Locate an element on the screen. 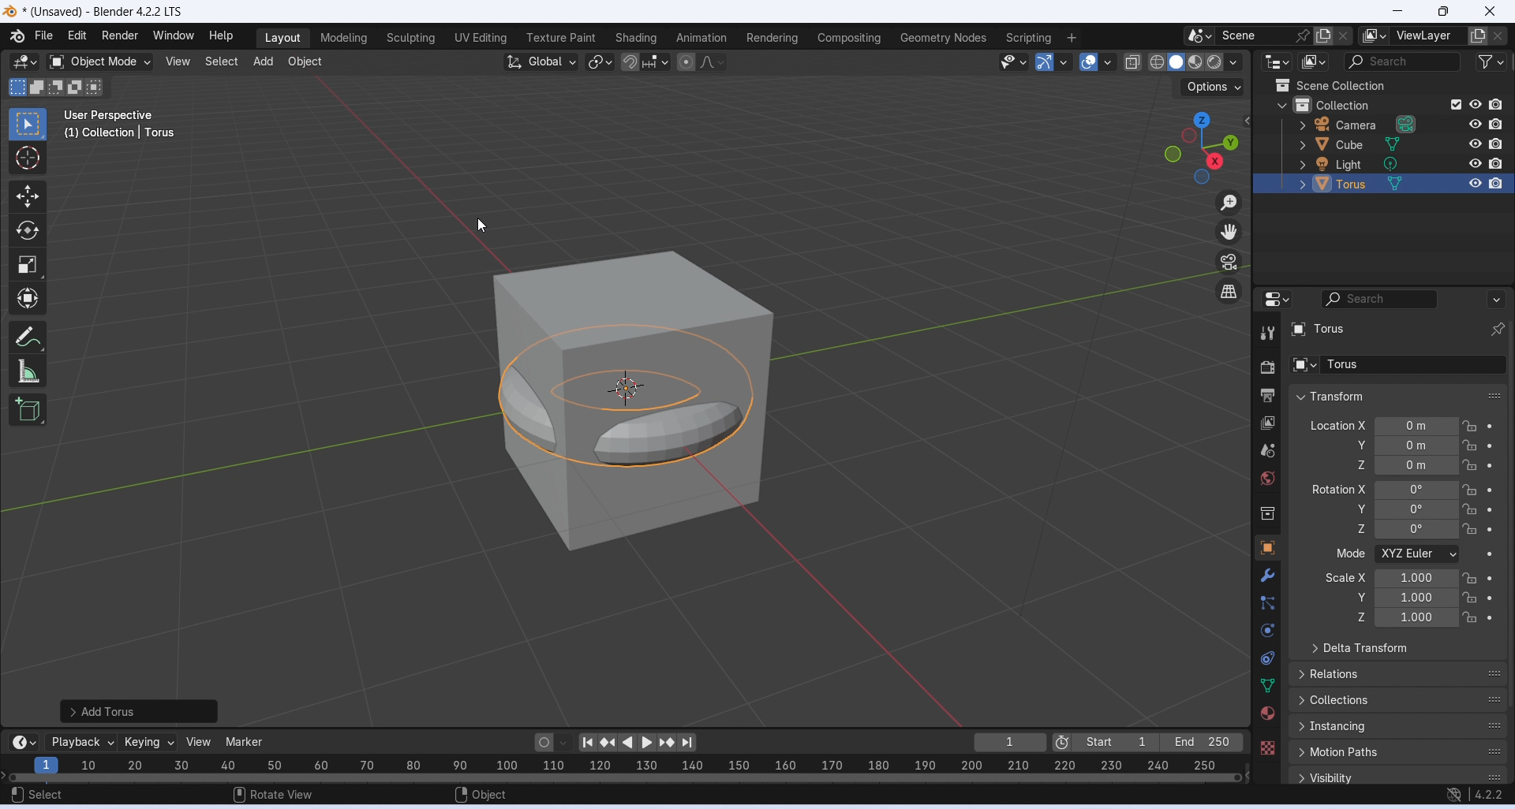 The image size is (1515, 809). Texture is located at coordinates (1266, 747).